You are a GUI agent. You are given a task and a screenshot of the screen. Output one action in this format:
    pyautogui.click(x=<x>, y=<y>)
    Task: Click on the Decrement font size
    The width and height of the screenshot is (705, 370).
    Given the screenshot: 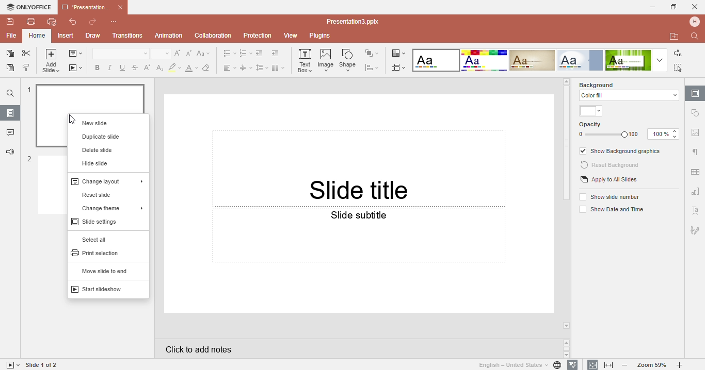 What is the action you would take?
    pyautogui.click(x=190, y=53)
    